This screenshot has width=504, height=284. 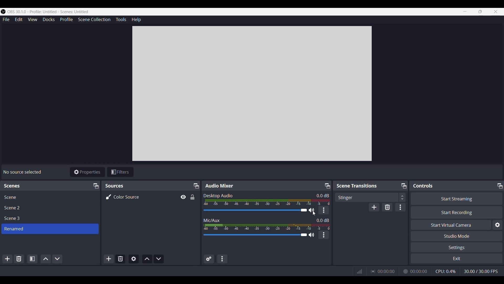 What do you see at coordinates (323, 235) in the screenshot?
I see `Mic/Aux properties` at bounding box center [323, 235].